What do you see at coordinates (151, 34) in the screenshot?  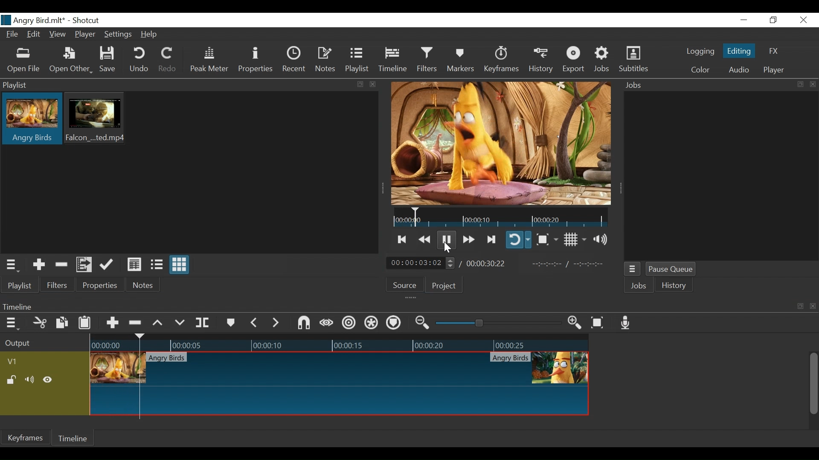 I see `Help` at bounding box center [151, 34].